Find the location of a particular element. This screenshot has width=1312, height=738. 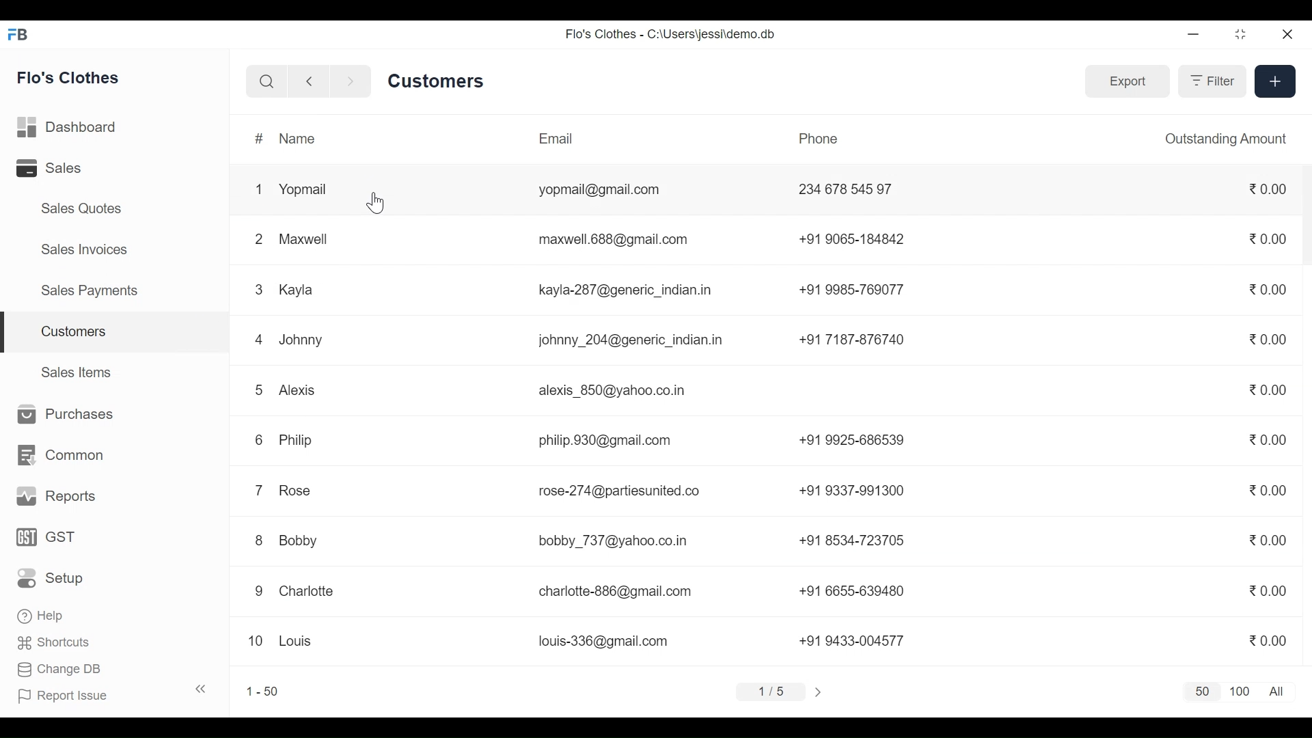

9 is located at coordinates (257, 593).